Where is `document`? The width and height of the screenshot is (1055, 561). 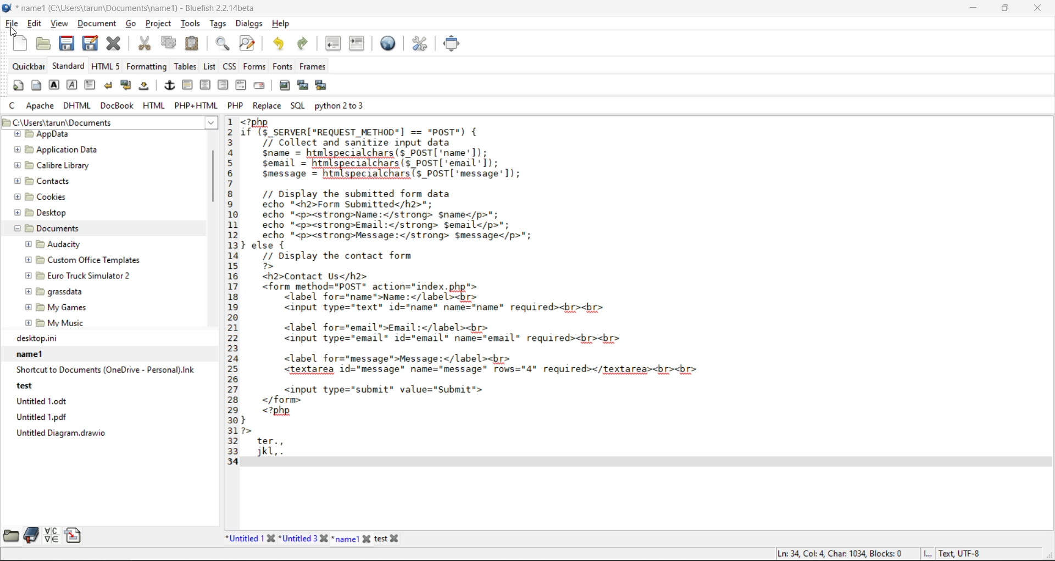
document is located at coordinates (98, 24).